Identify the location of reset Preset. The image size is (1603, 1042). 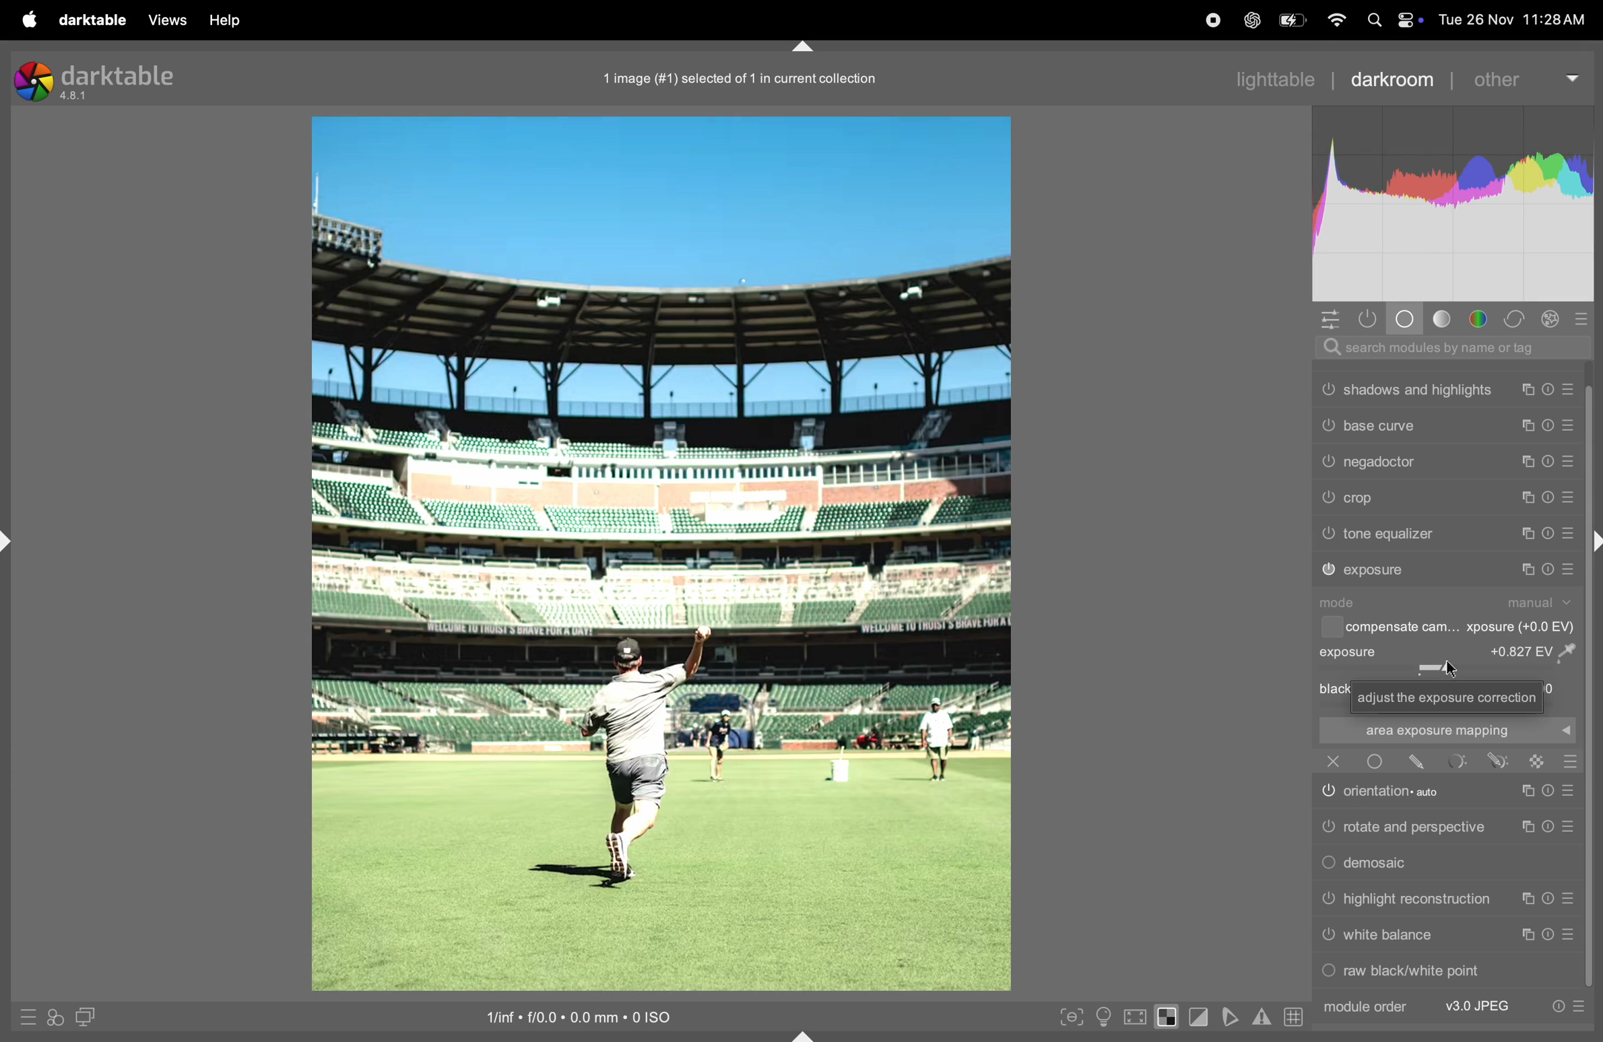
(1546, 791).